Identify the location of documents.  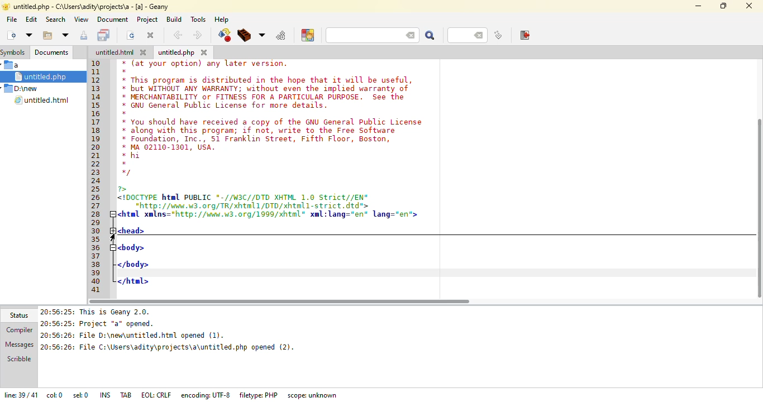
(52, 52).